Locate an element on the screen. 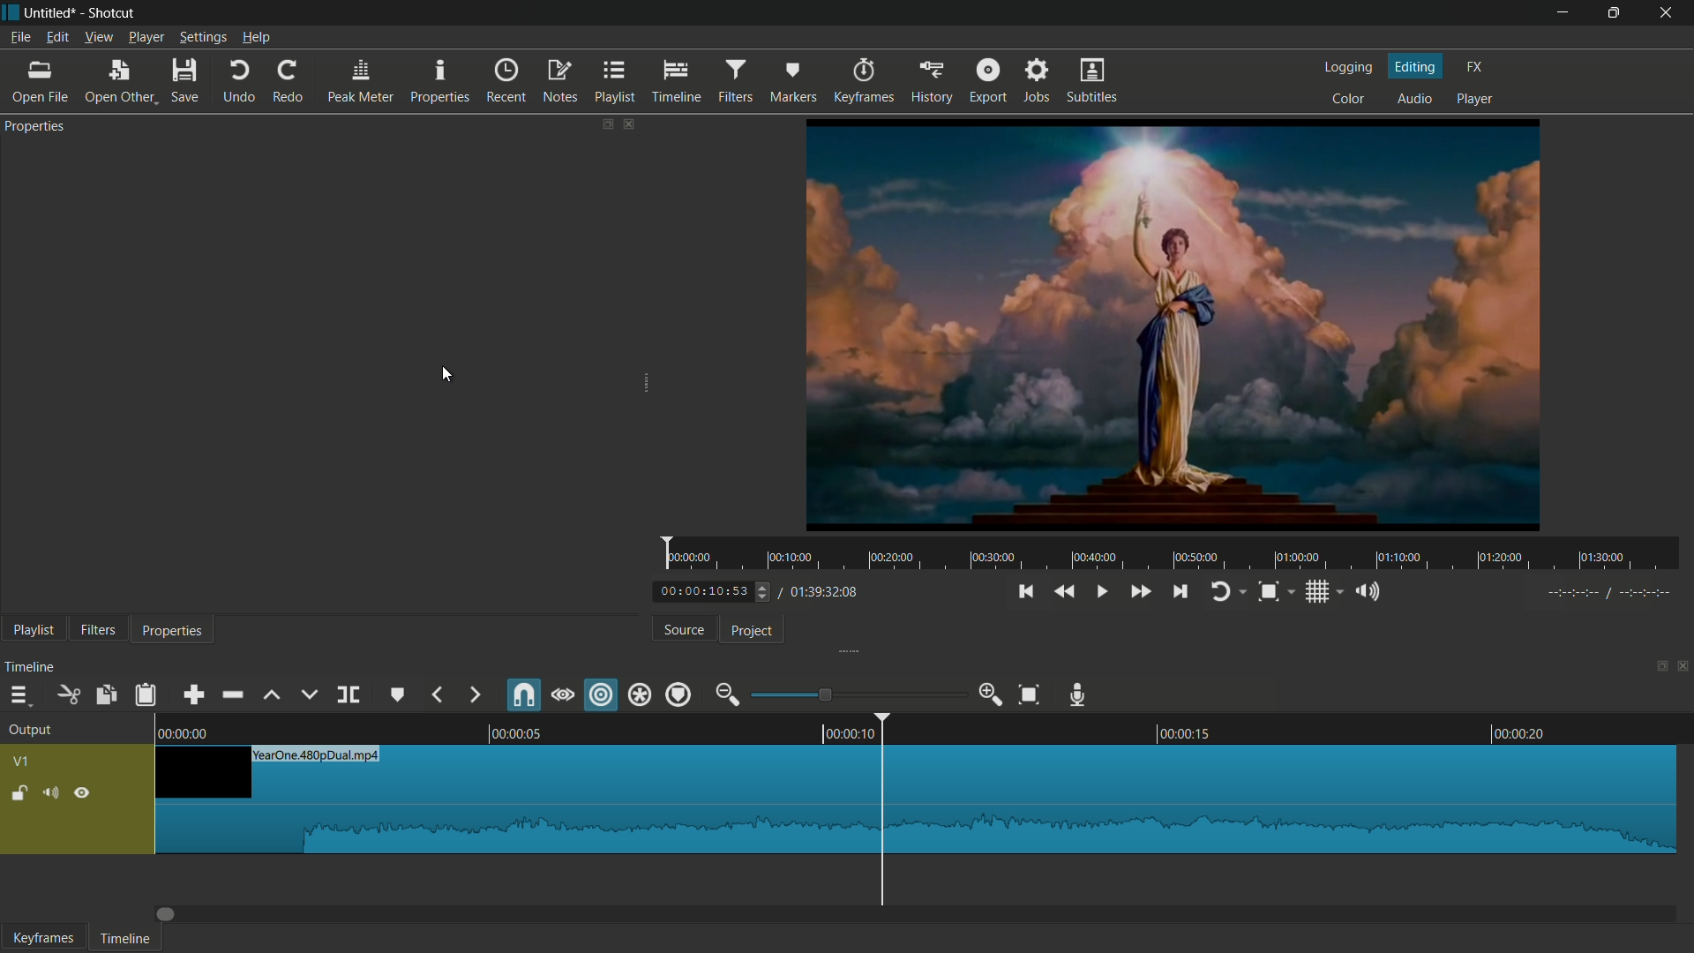 Image resolution: width=1694 pixels, height=953 pixels. ripple all tracks is located at coordinates (639, 695).